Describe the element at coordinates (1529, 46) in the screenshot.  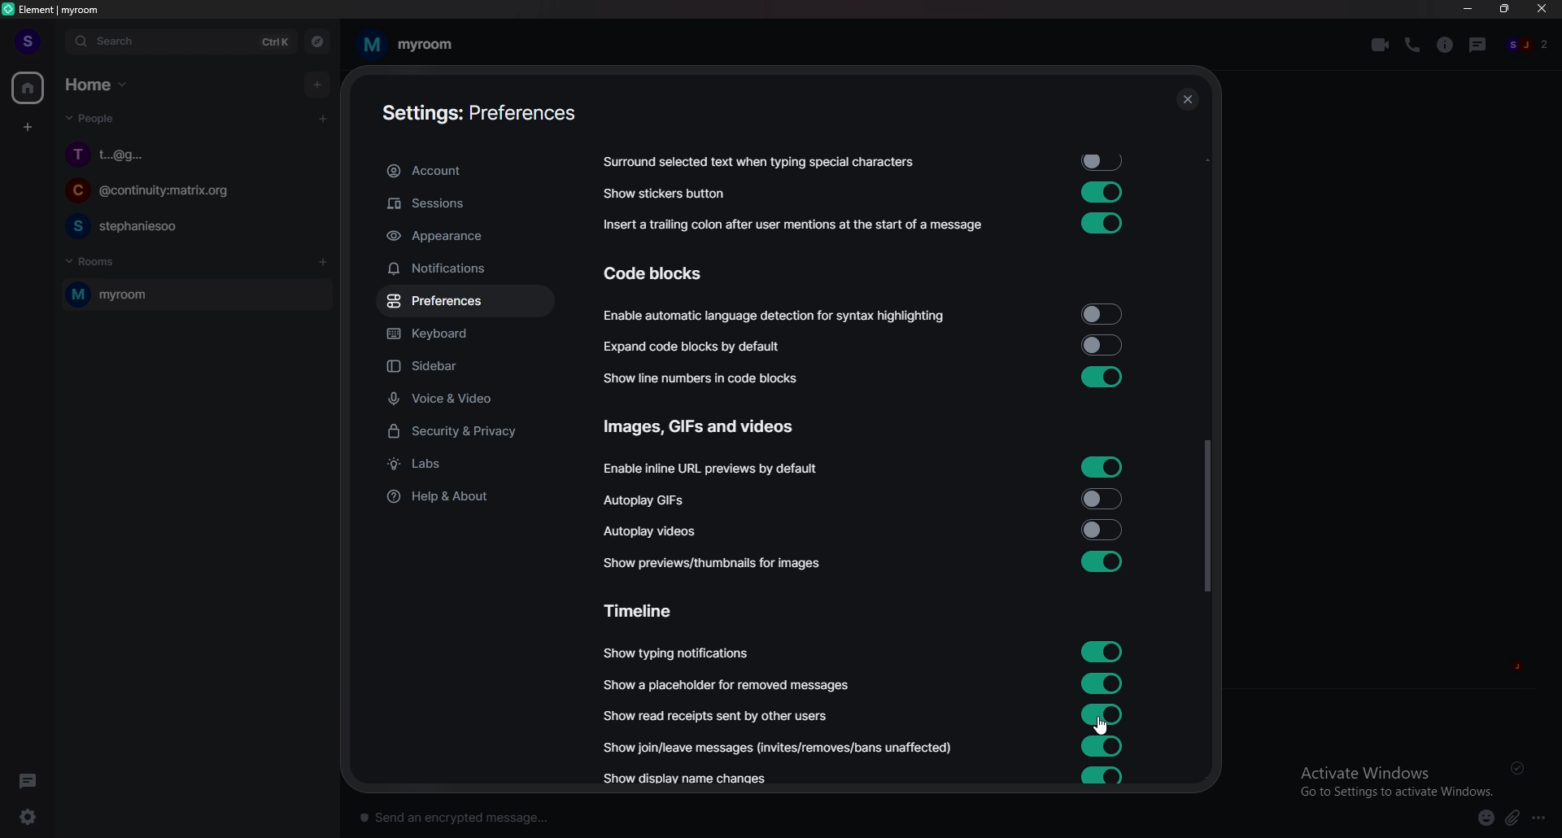
I see `people` at that location.